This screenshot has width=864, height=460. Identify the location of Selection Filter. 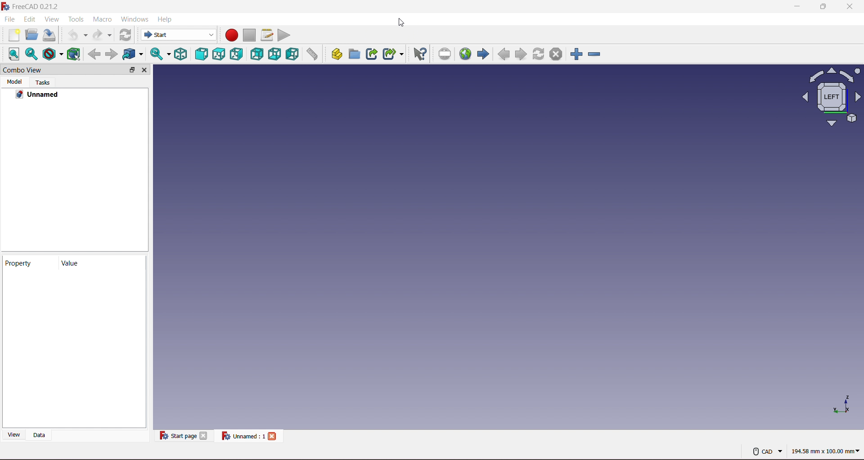
(133, 54).